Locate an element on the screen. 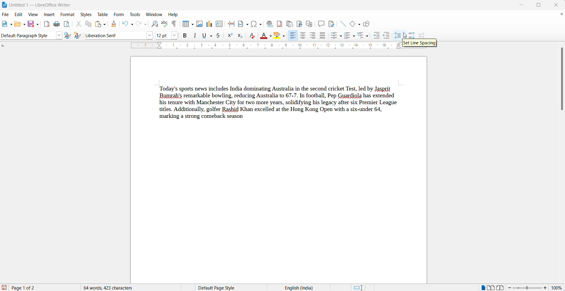 The width and height of the screenshot is (565, 291). cursor is located at coordinates (405, 33).